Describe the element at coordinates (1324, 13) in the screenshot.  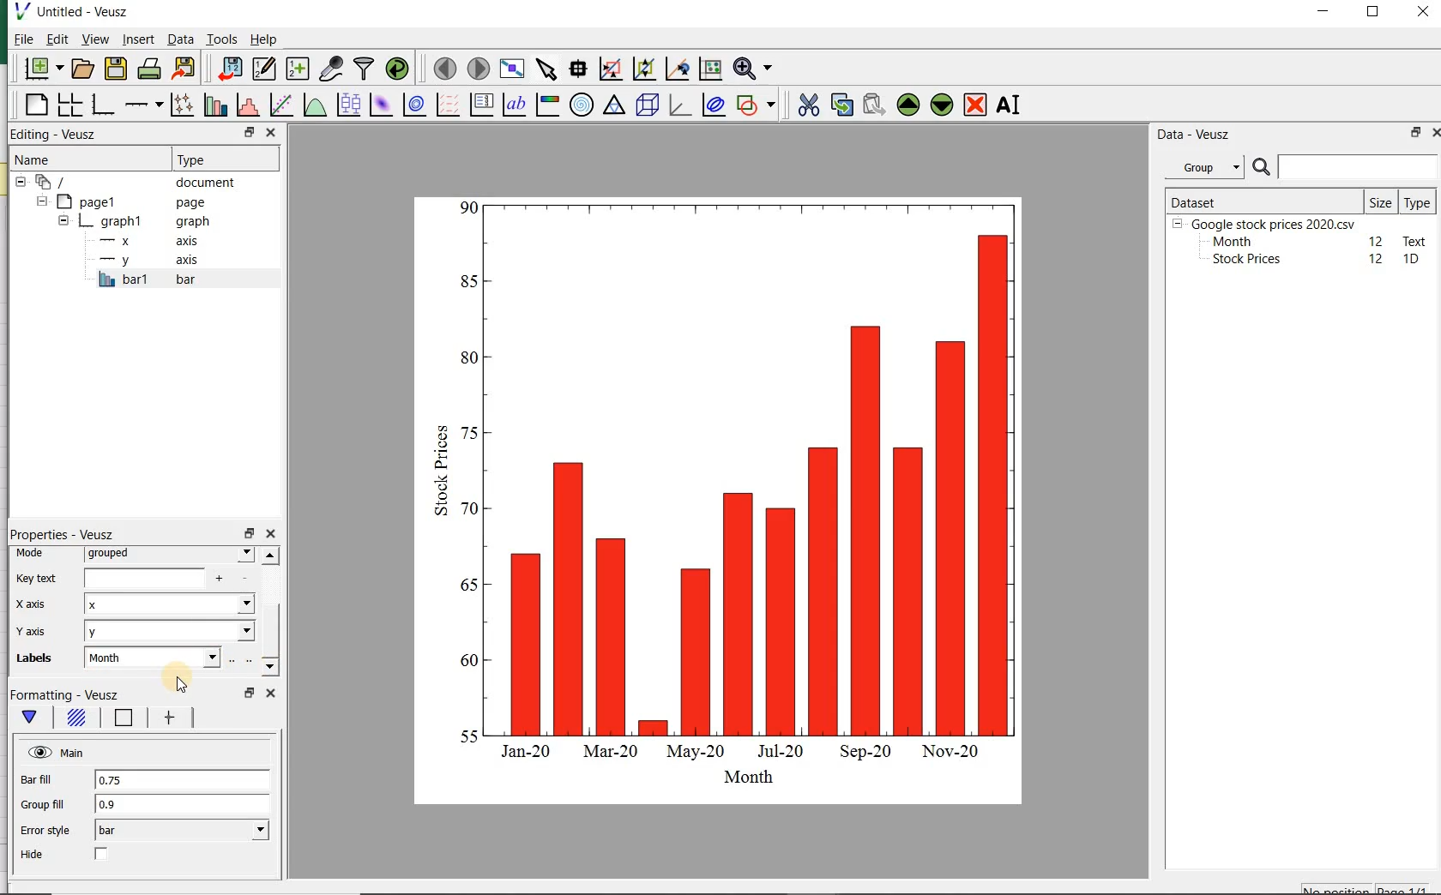
I see `minimize` at that location.